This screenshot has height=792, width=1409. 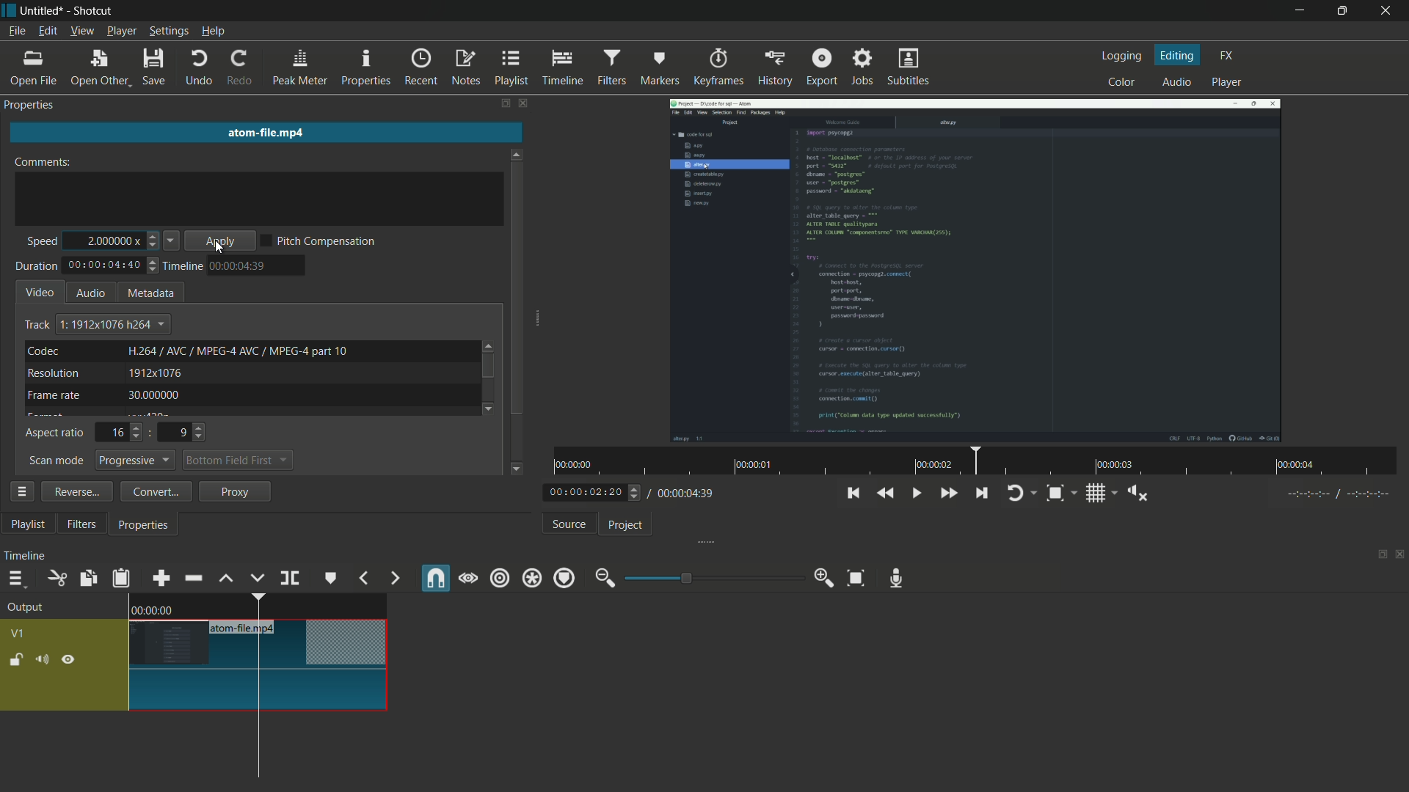 I want to click on change layout, so click(x=504, y=104).